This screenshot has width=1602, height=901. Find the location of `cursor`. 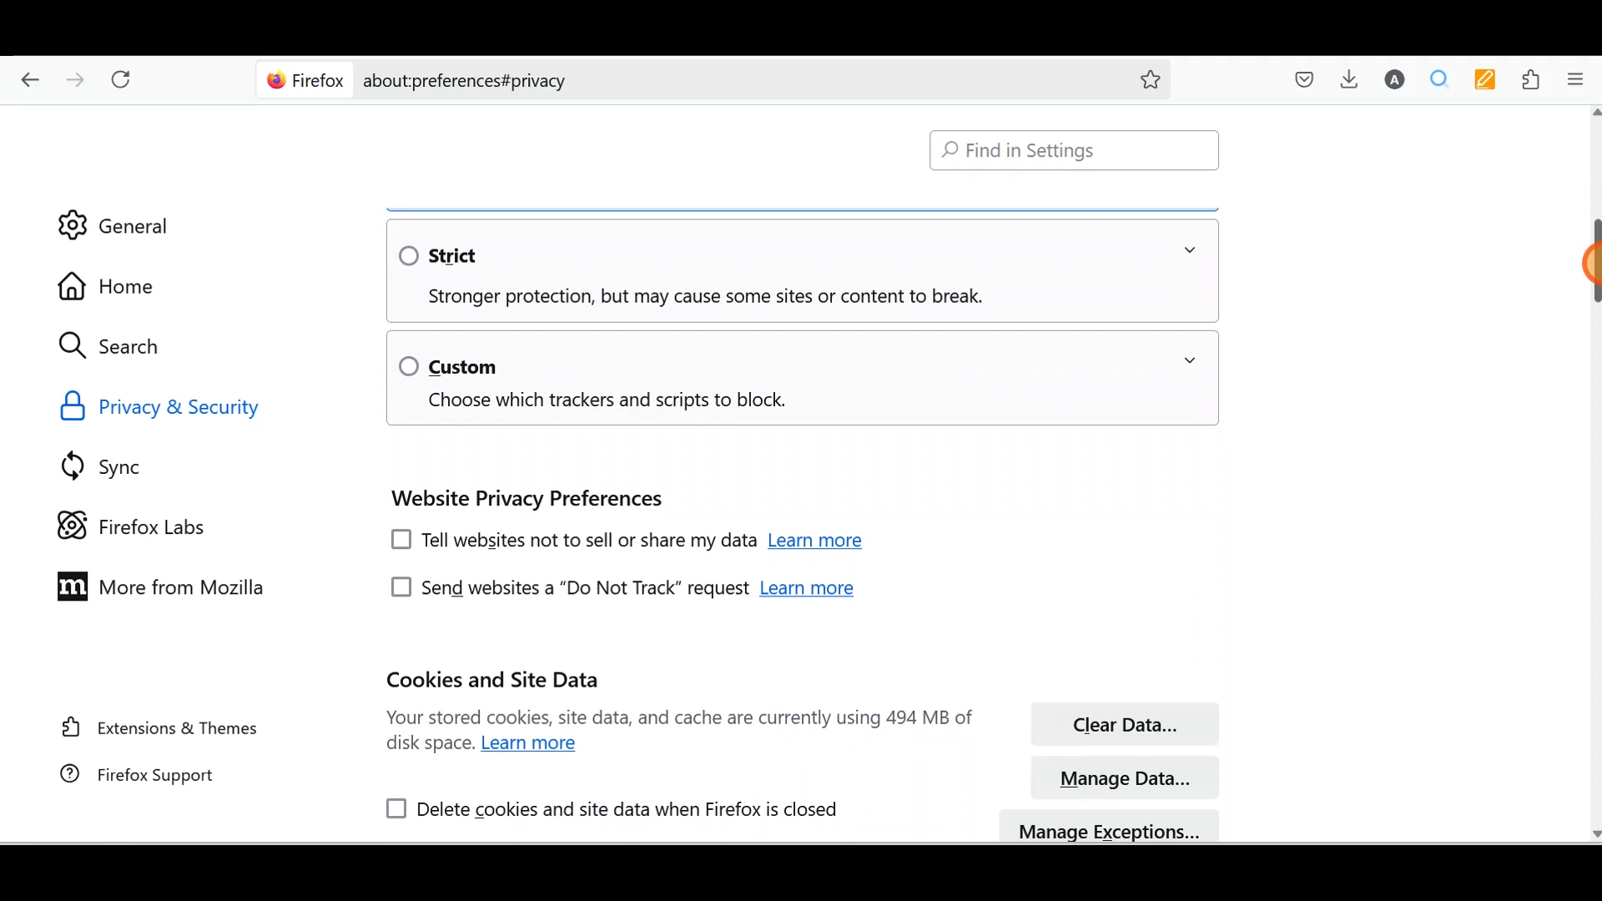

cursor is located at coordinates (1592, 264).